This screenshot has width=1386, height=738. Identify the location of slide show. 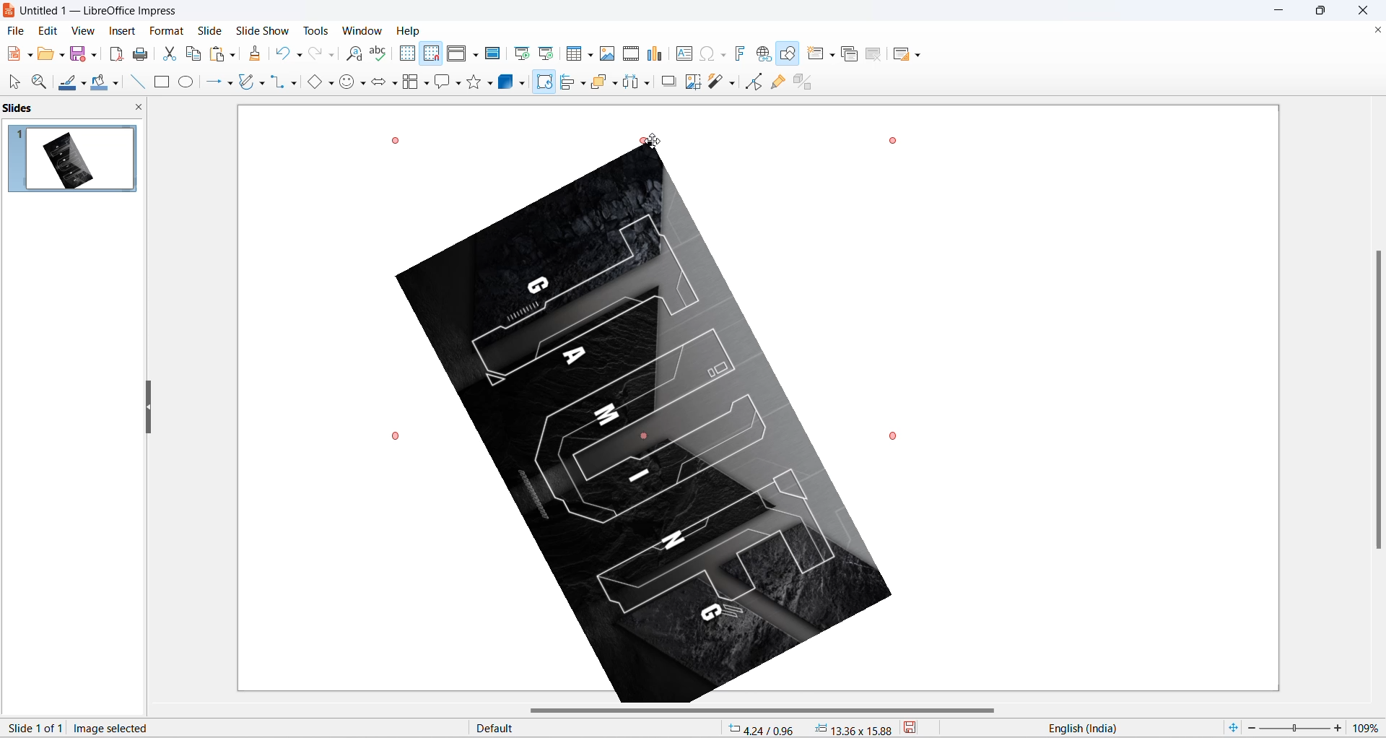
(265, 29).